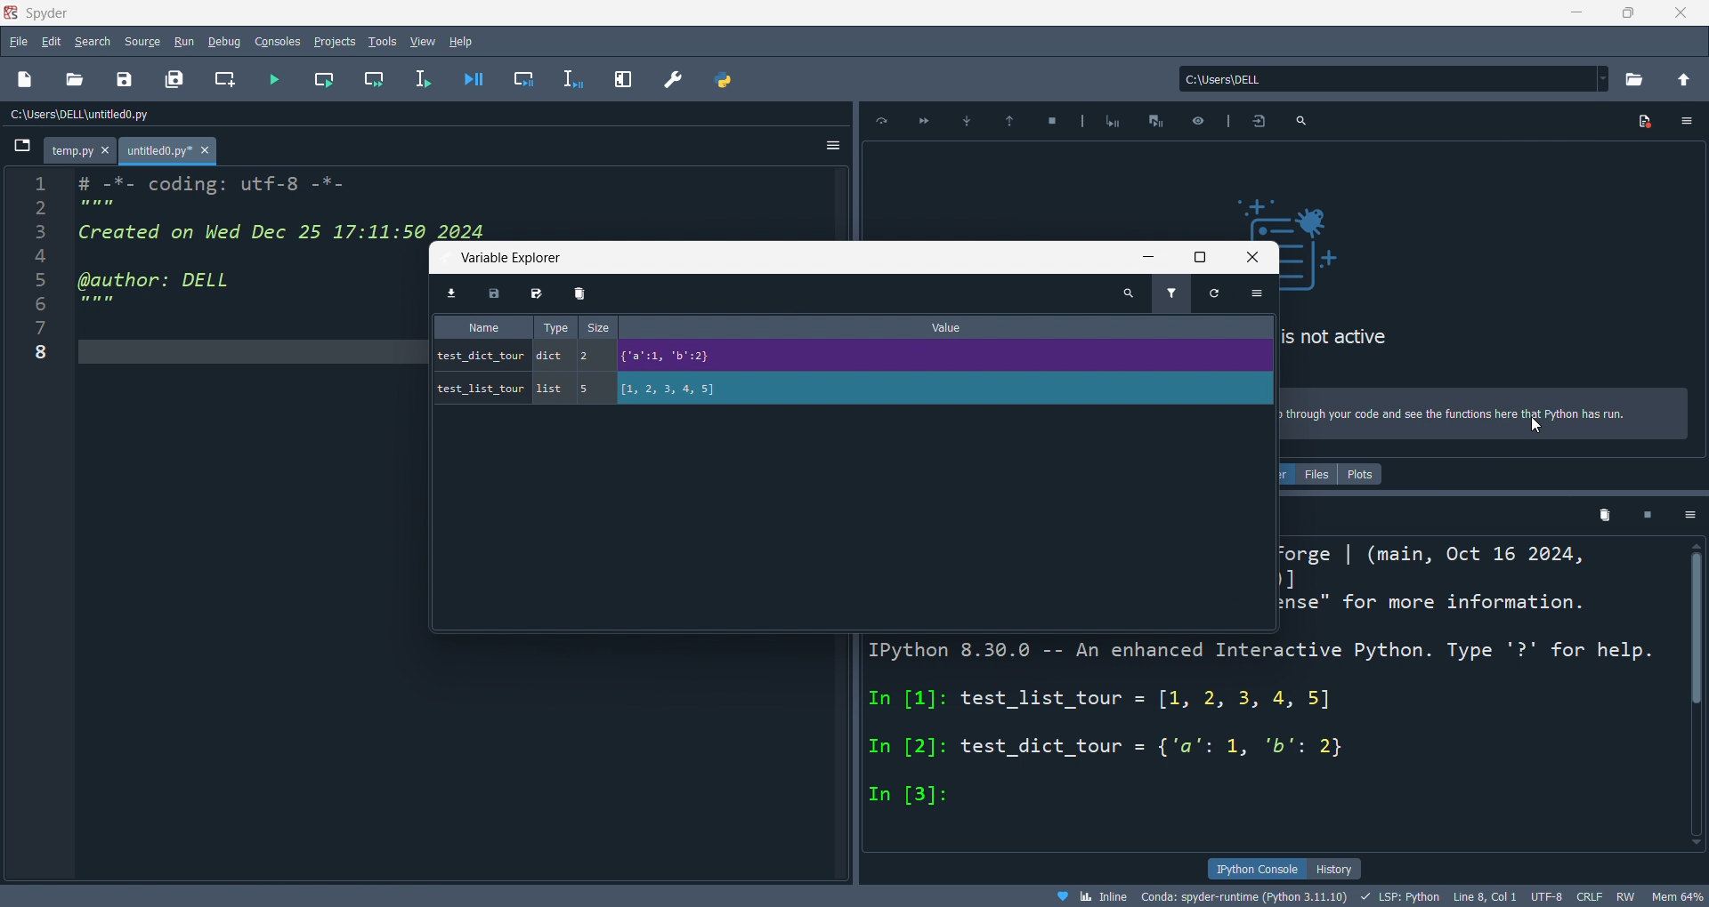 This screenshot has width=1709, height=907. Describe the element at coordinates (1248, 896) in the screenshot. I see `Conds: spyder-runtime(Python3.11.10)` at that location.